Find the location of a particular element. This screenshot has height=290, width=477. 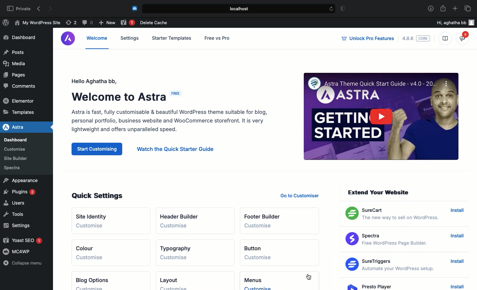

Customise is located at coordinates (257, 258).